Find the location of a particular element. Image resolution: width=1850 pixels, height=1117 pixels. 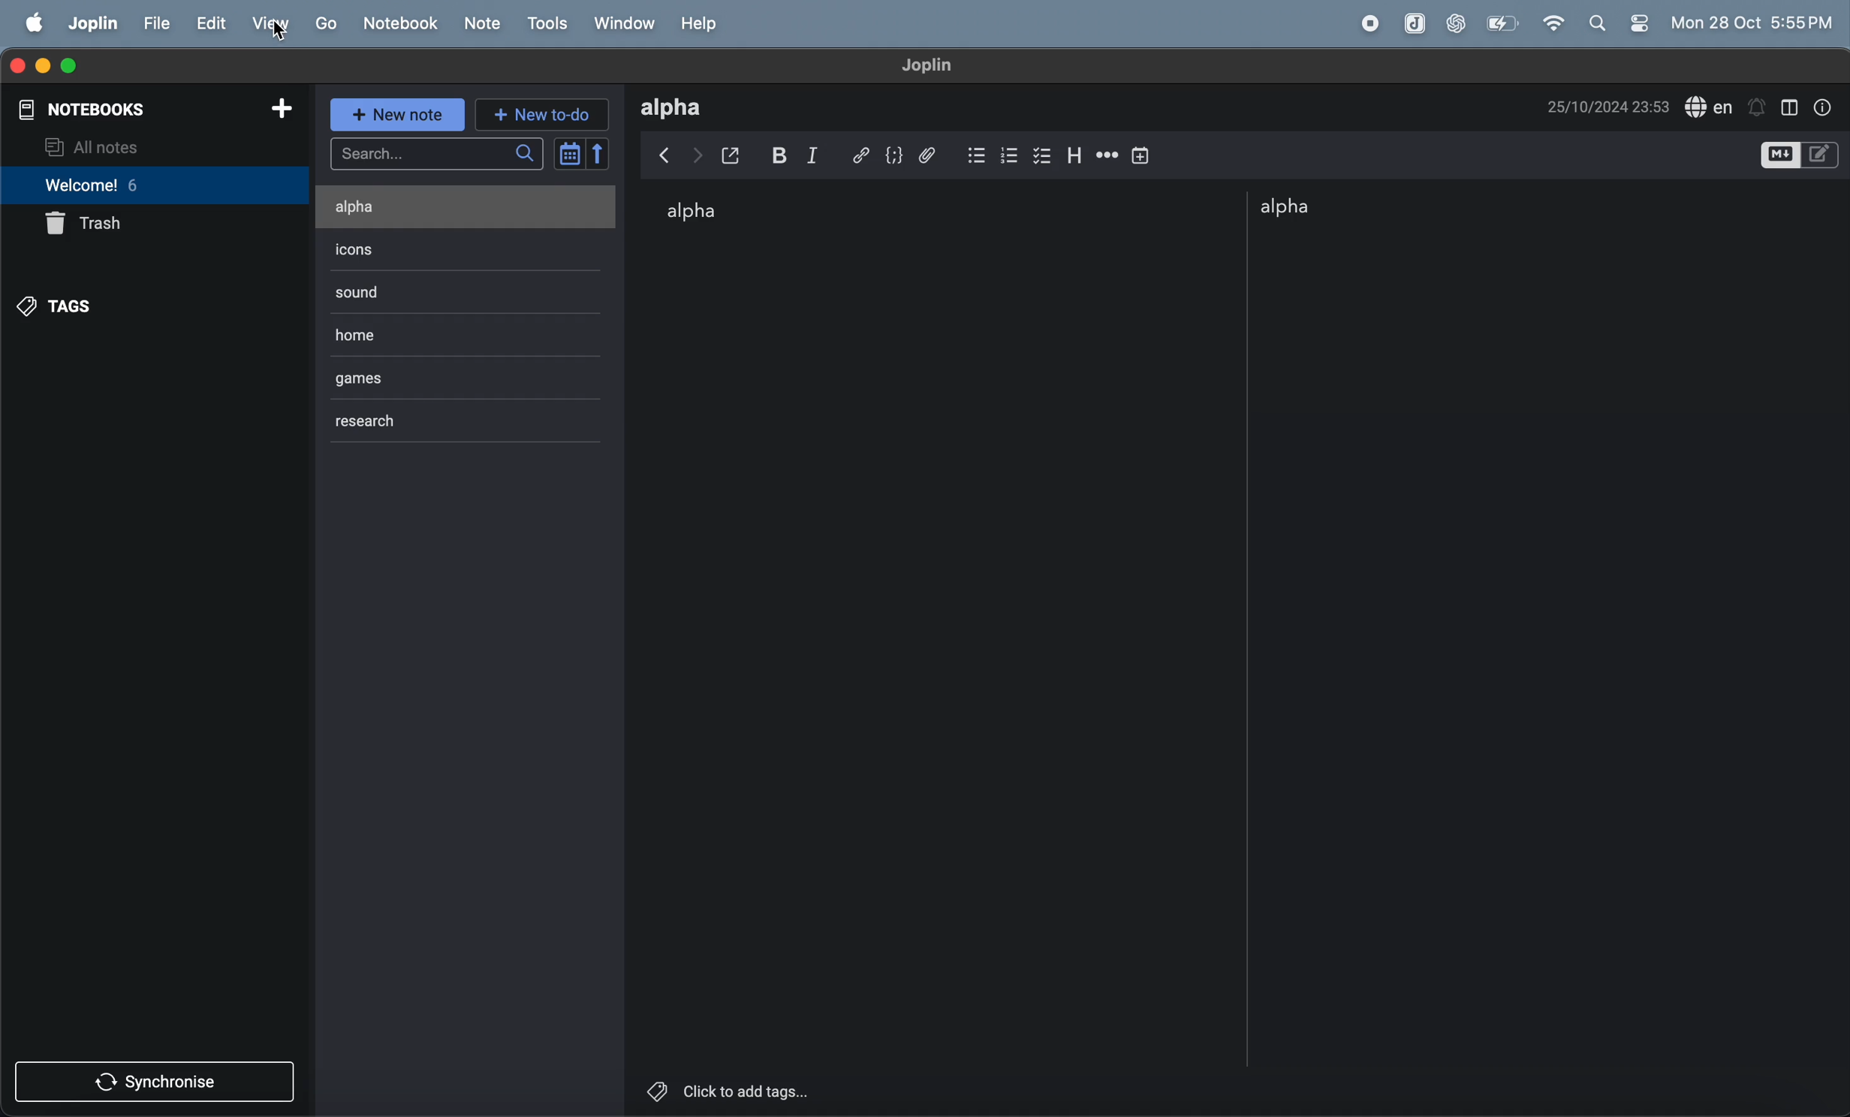

create alert is located at coordinates (1758, 103).